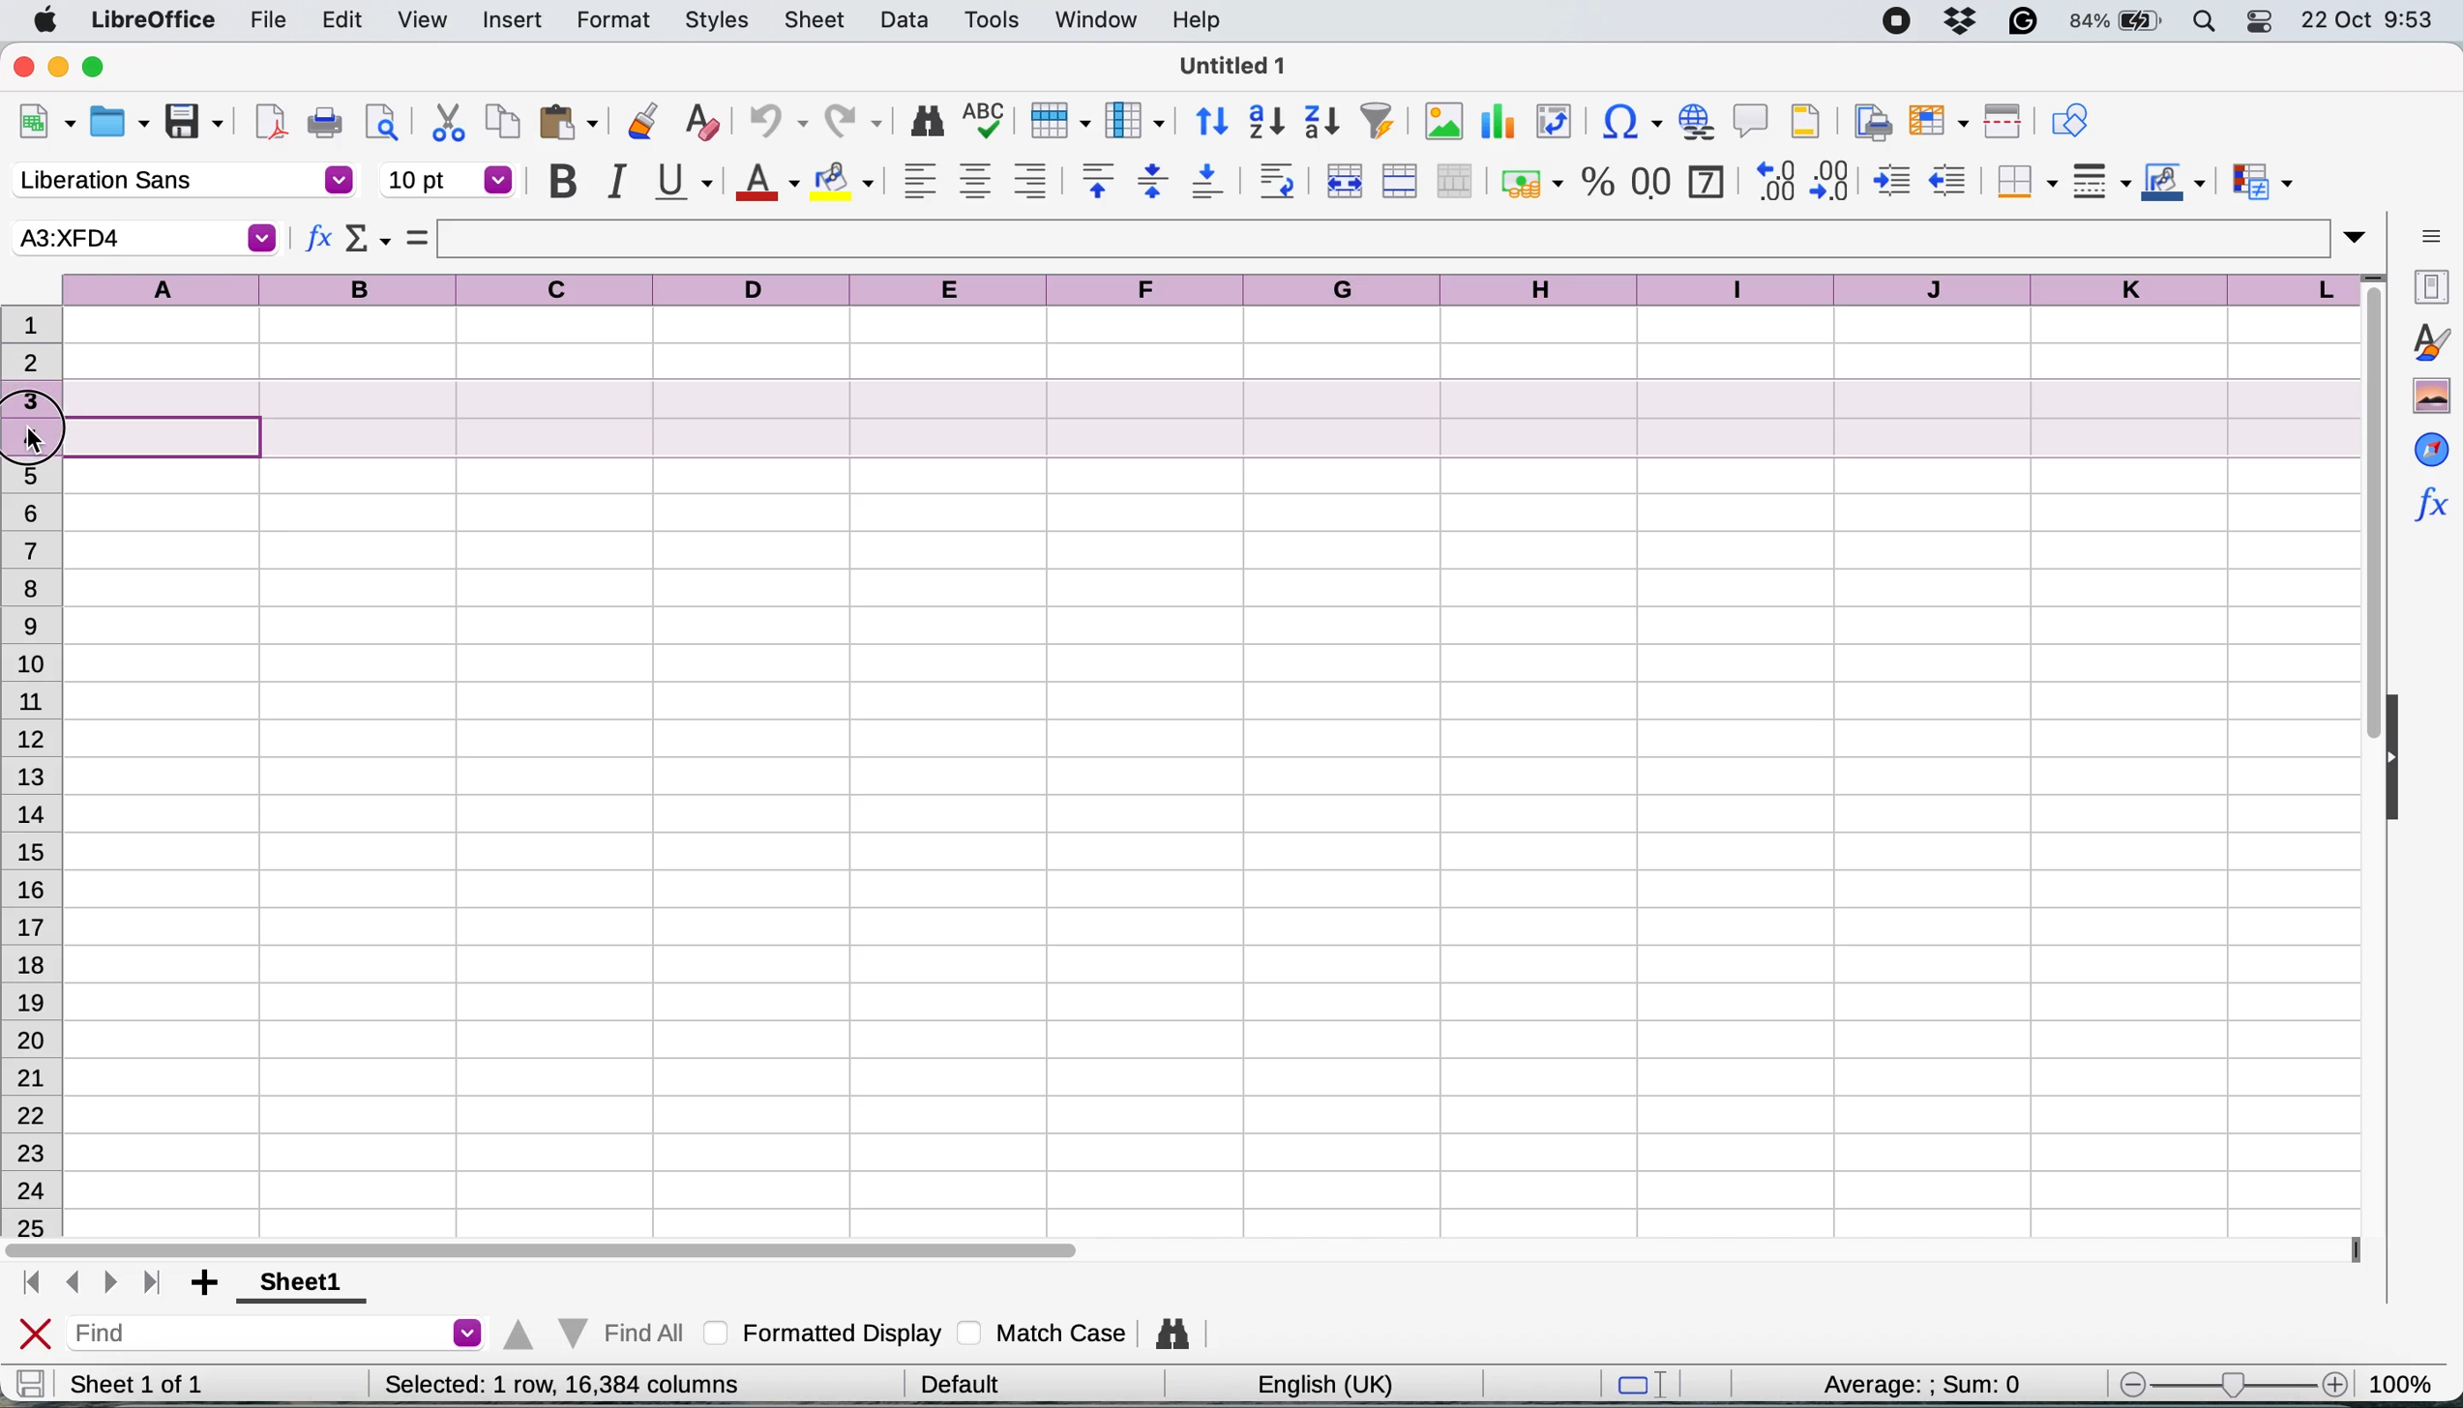 The width and height of the screenshot is (2463, 1408). I want to click on align left, so click(920, 180).